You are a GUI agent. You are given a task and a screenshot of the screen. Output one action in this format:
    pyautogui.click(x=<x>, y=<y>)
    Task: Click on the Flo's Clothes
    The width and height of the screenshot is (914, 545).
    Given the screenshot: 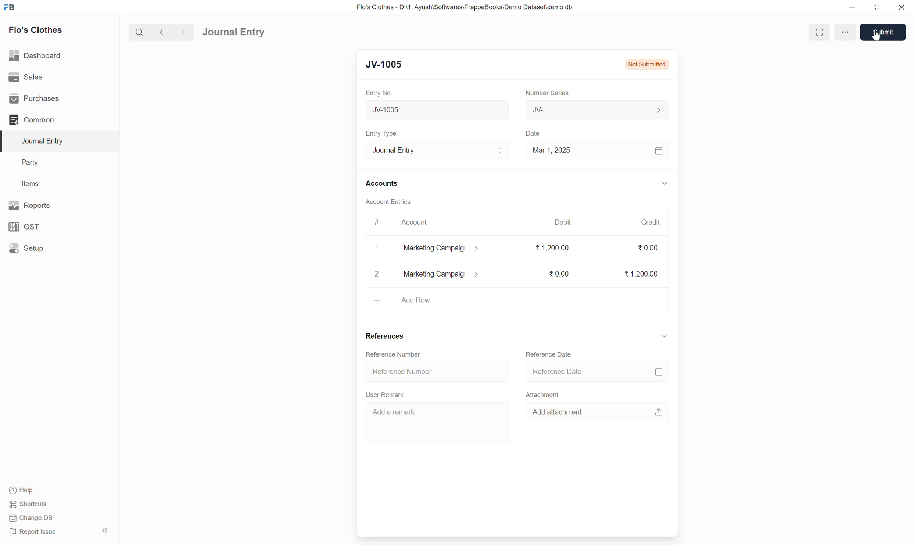 What is the action you would take?
    pyautogui.click(x=37, y=30)
    